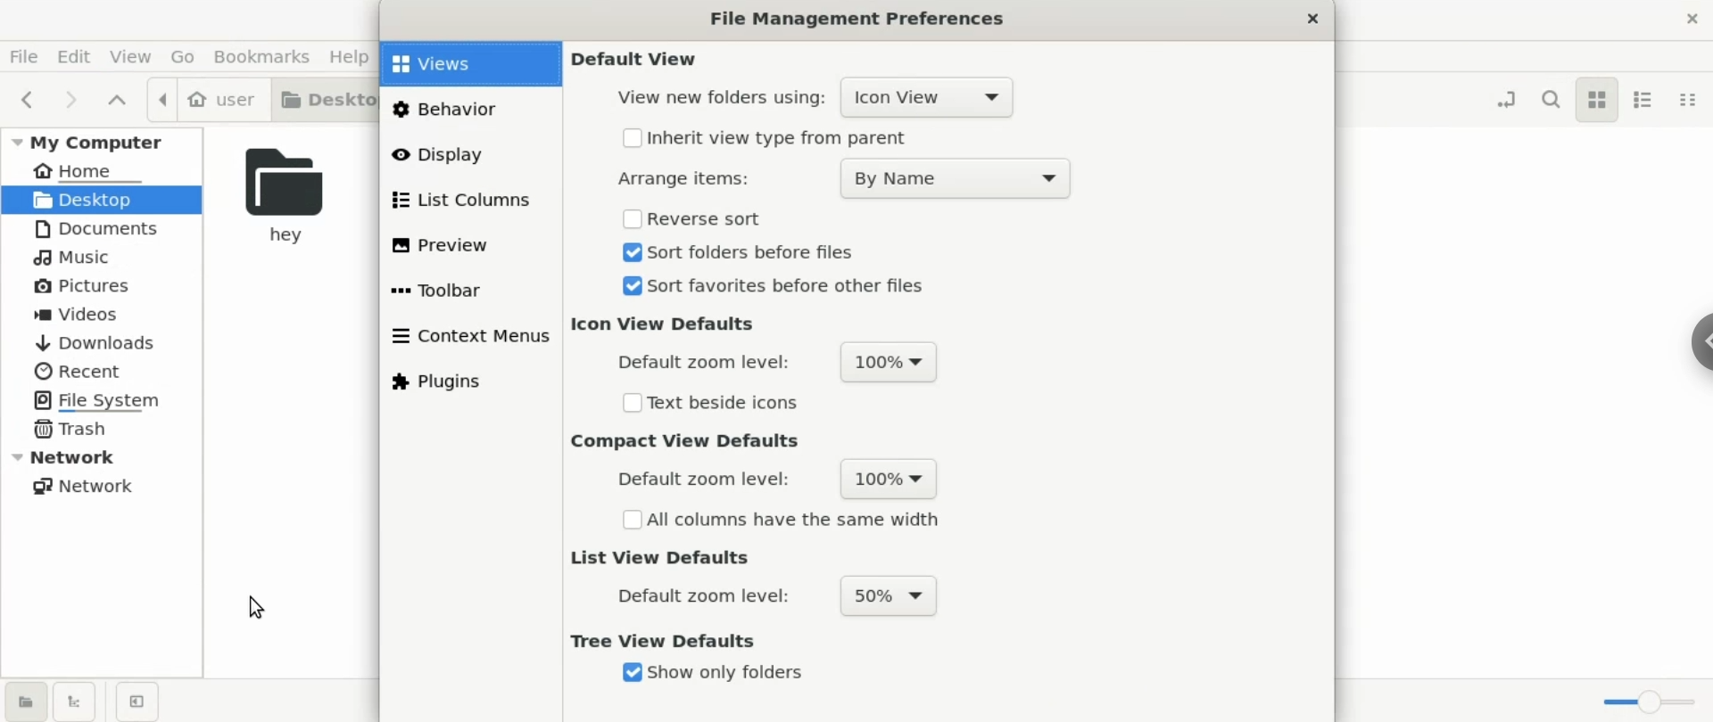 The height and width of the screenshot is (722, 1713). I want to click on File Management Preferences, so click(857, 21).